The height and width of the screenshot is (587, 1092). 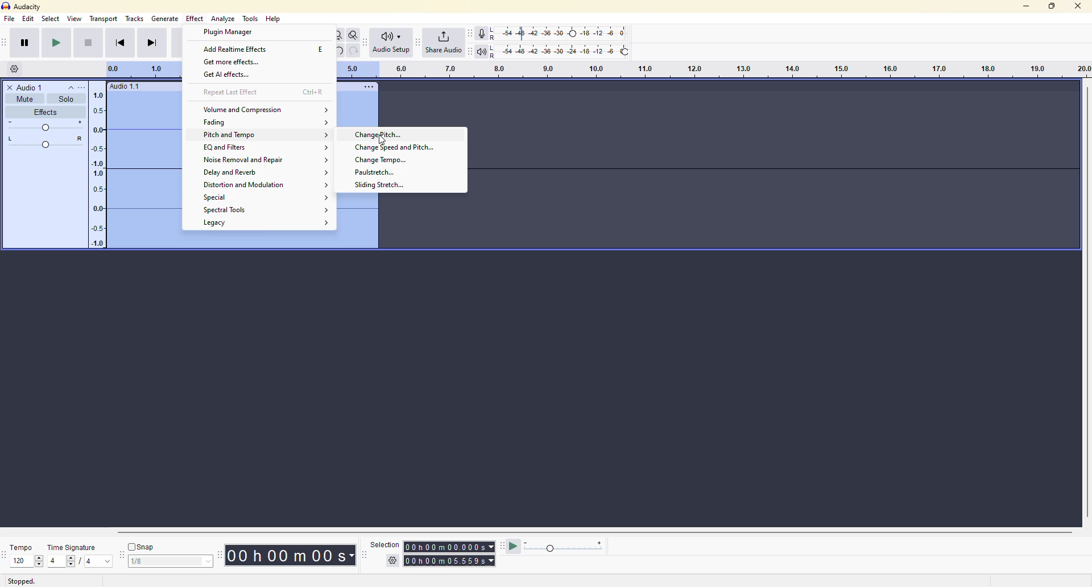 What do you see at coordinates (353, 51) in the screenshot?
I see `redo` at bounding box center [353, 51].